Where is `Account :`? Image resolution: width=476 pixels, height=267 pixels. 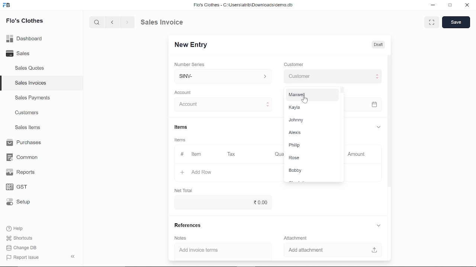
Account : is located at coordinates (221, 105).